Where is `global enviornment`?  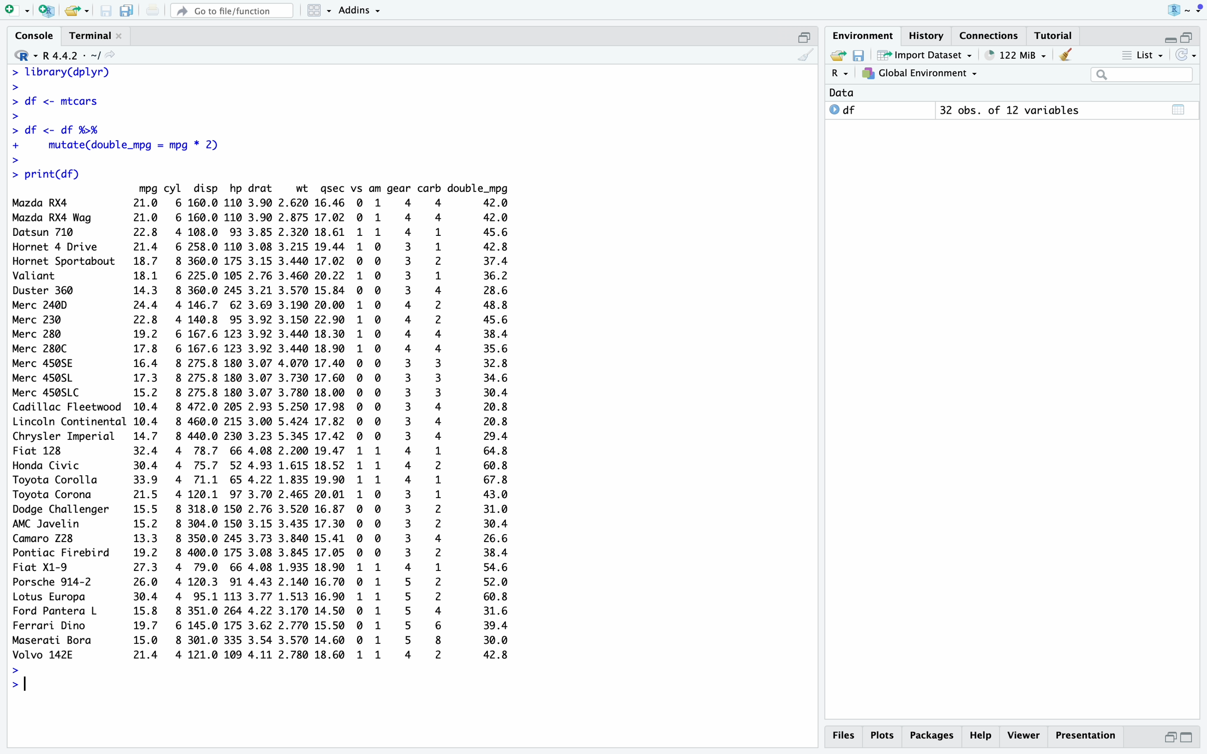
global enviornment is located at coordinates (920, 73).